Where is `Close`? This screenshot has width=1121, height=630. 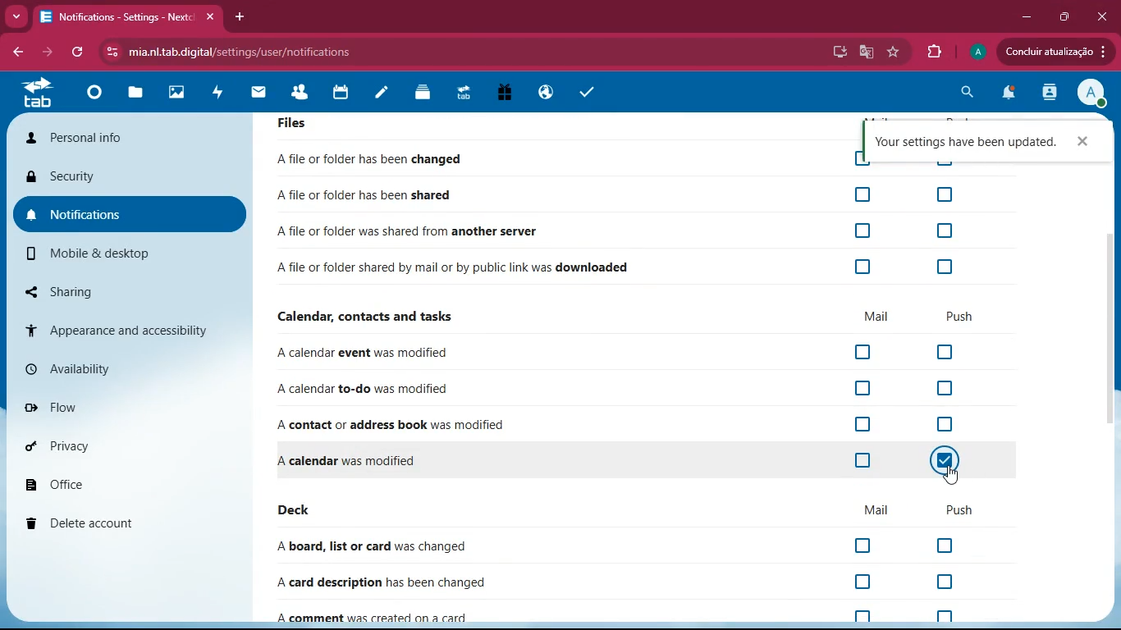 Close is located at coordinates (1103, 16).